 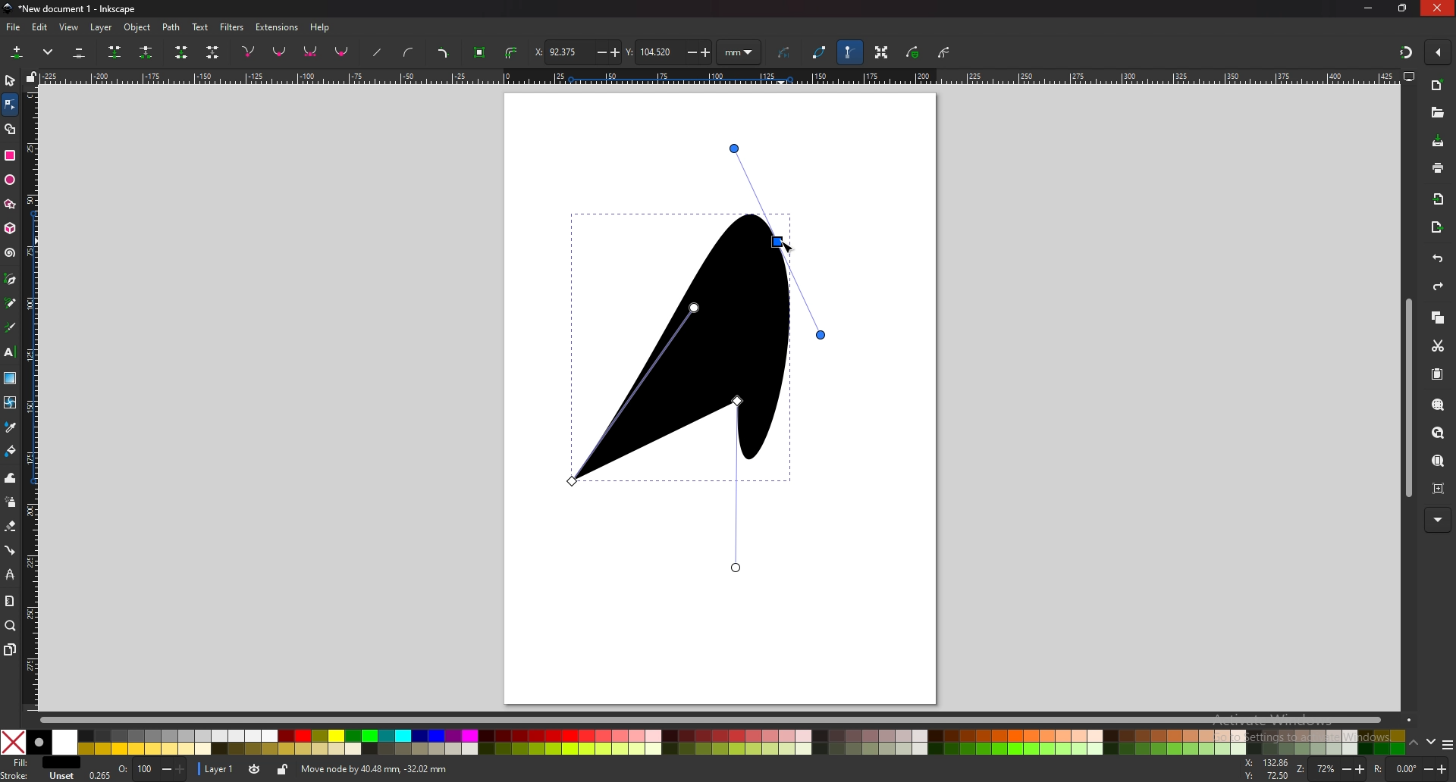 I want to click on cut, so click(x=1438, y=345).